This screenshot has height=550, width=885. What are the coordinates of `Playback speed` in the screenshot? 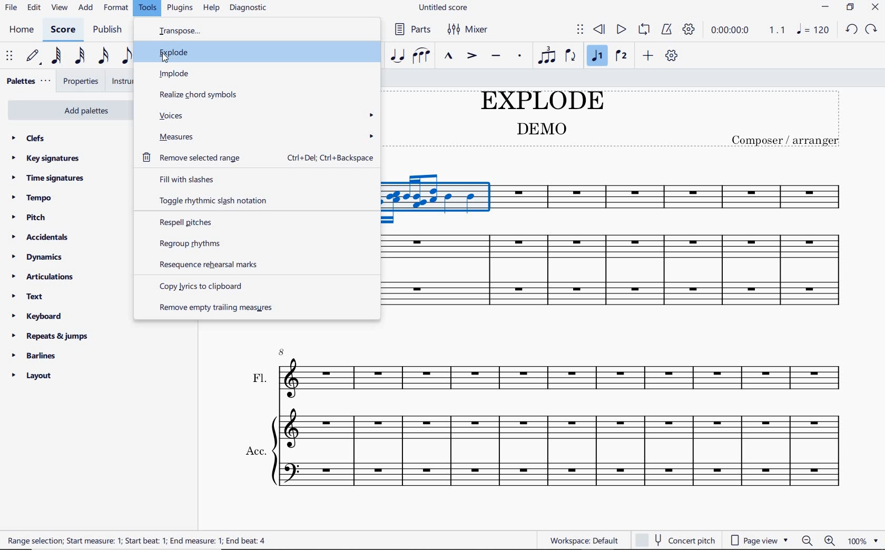 It's located at (776, 31).